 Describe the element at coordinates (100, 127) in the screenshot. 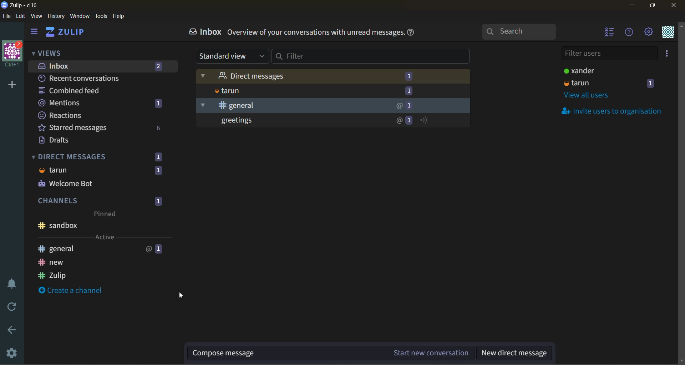

I see `starred messages` at that location.